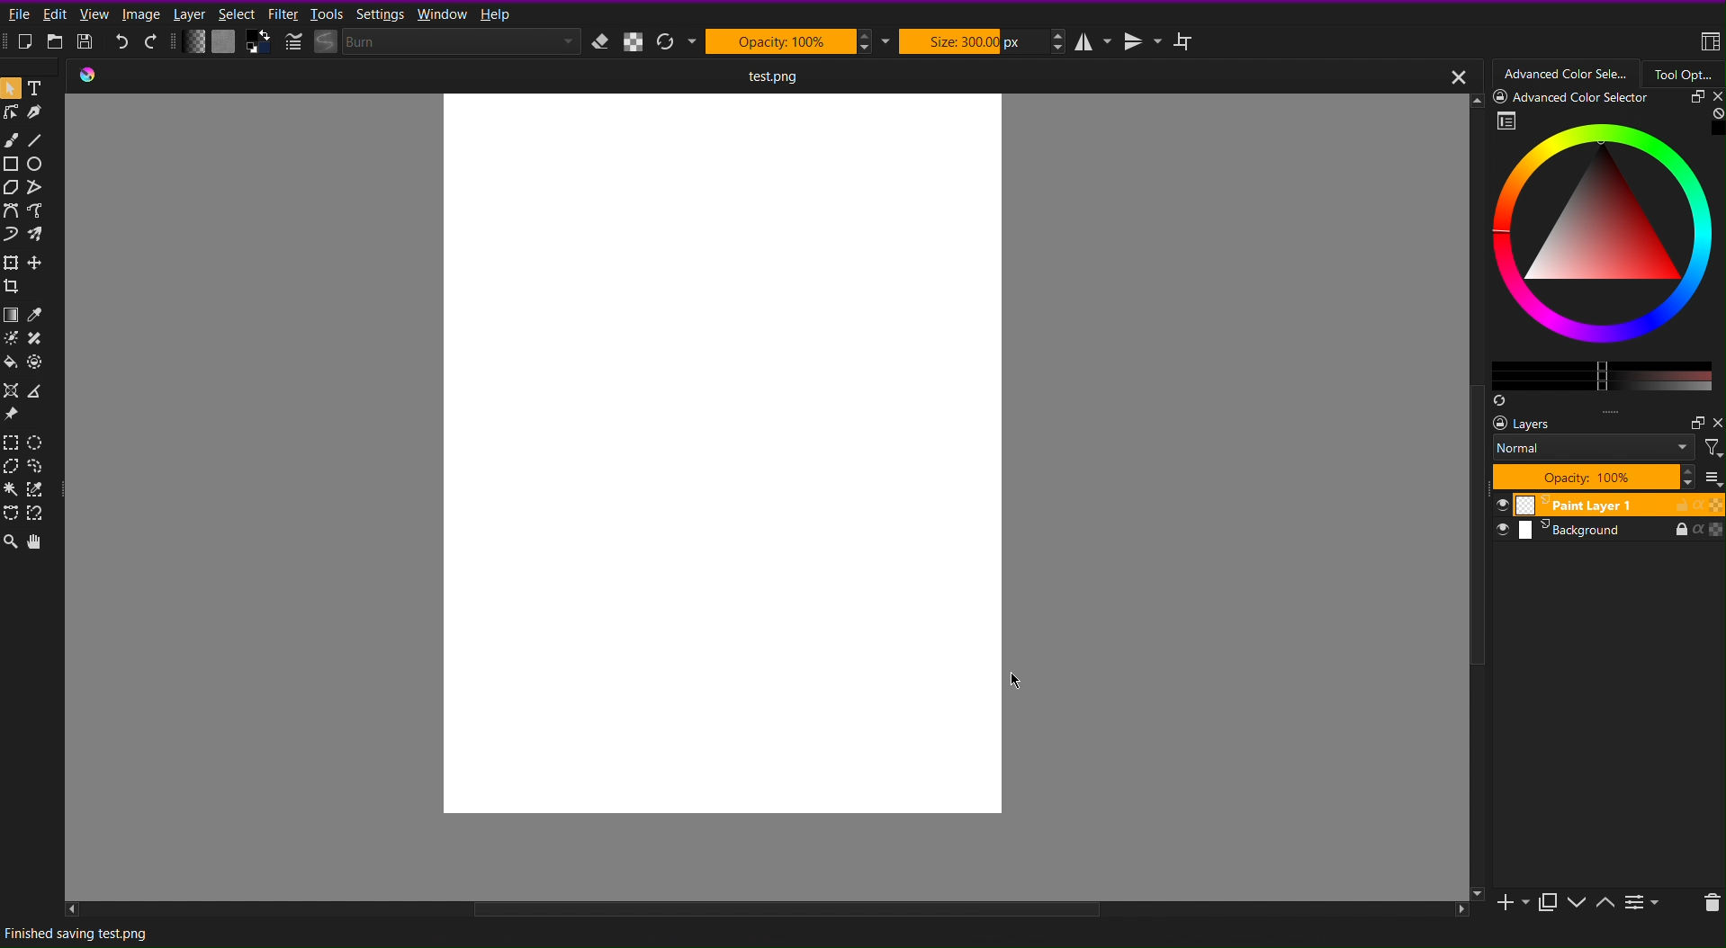  Describe the element at coordinates (26, 338) in the screenshot. I see `Color Options` at that location.